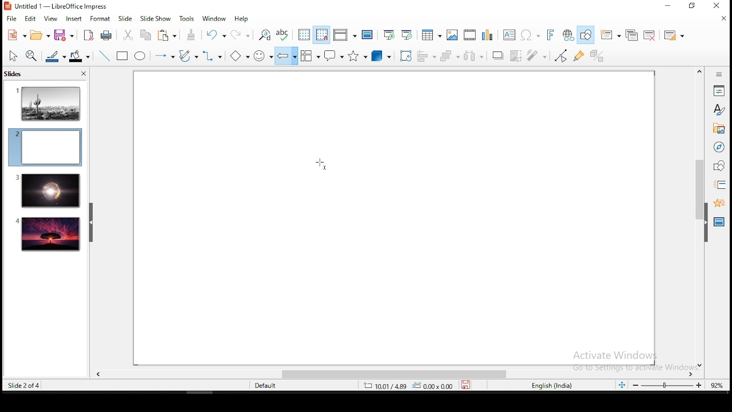 The height and width of the screenshot is (412, 732). Describe the element at coordinates (633, 35) in the screenshot. I see `duplicate slide` at that location.